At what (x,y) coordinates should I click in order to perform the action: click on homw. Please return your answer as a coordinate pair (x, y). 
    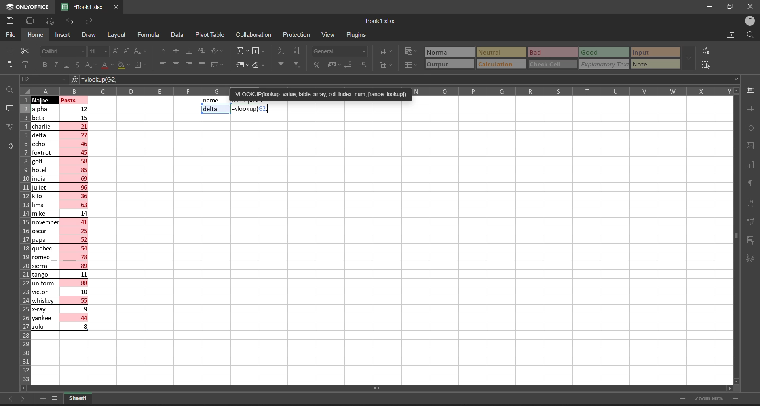
    Looking at the image, I should click on (35, 35).